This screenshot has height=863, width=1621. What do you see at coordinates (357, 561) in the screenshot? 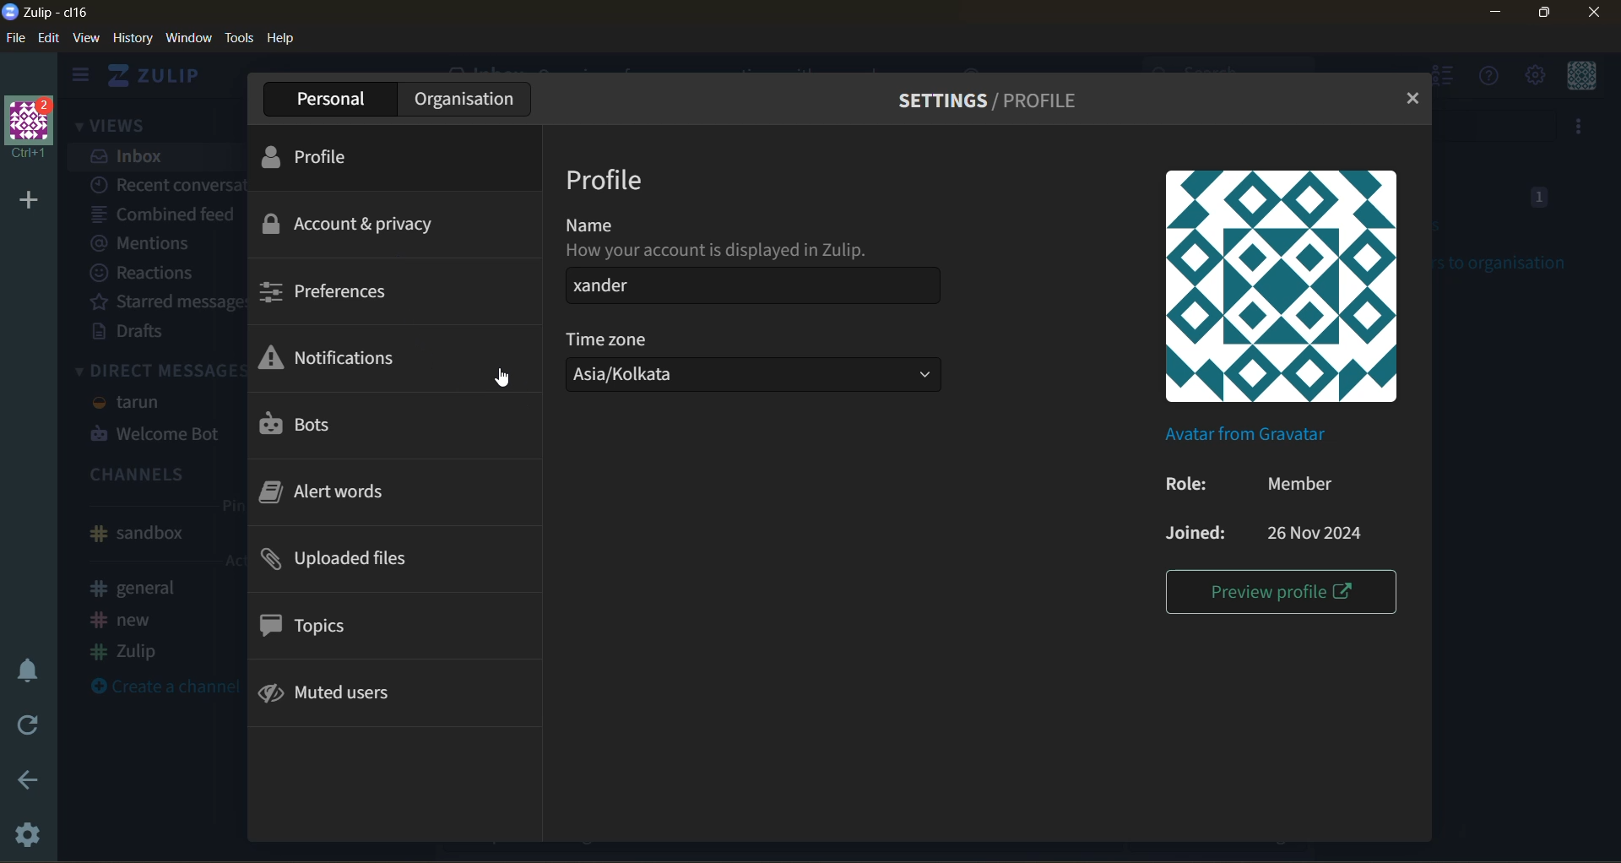
I see `uploaded files` at bounding box center [357, 561].